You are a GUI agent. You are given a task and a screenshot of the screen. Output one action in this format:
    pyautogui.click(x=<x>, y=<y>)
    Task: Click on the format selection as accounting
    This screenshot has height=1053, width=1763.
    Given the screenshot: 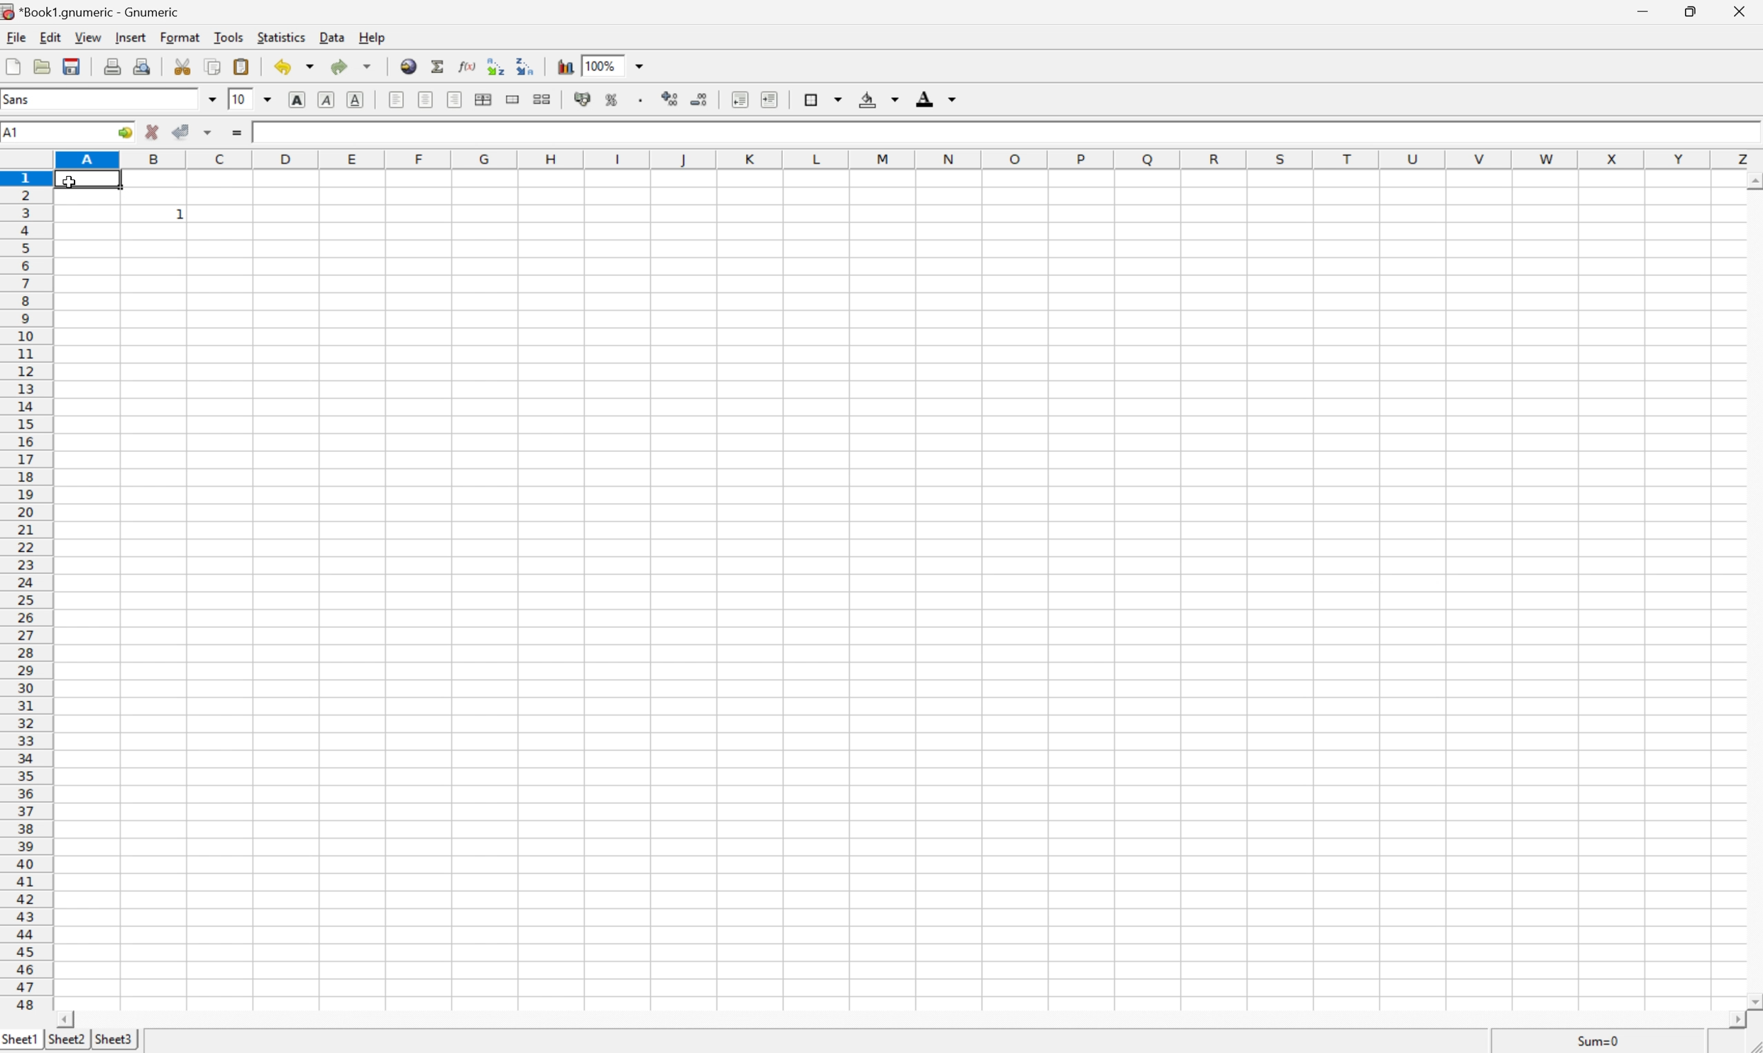 What is the action you would take?
    pyautogui.click(x=586, y=98)
    